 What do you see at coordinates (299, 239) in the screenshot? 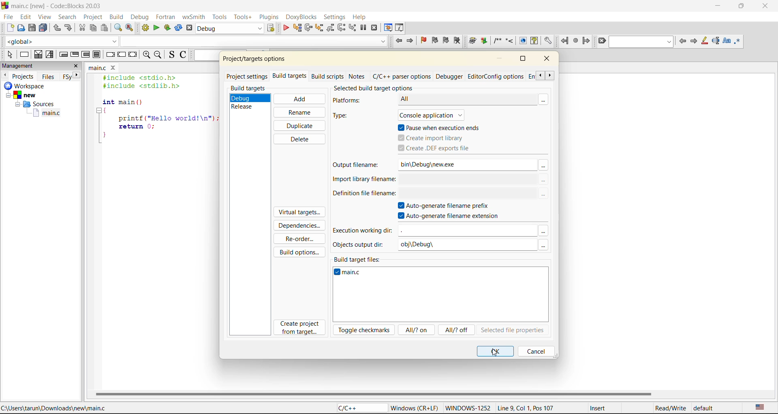
I see `reorder` at bounding box center [299, 239].